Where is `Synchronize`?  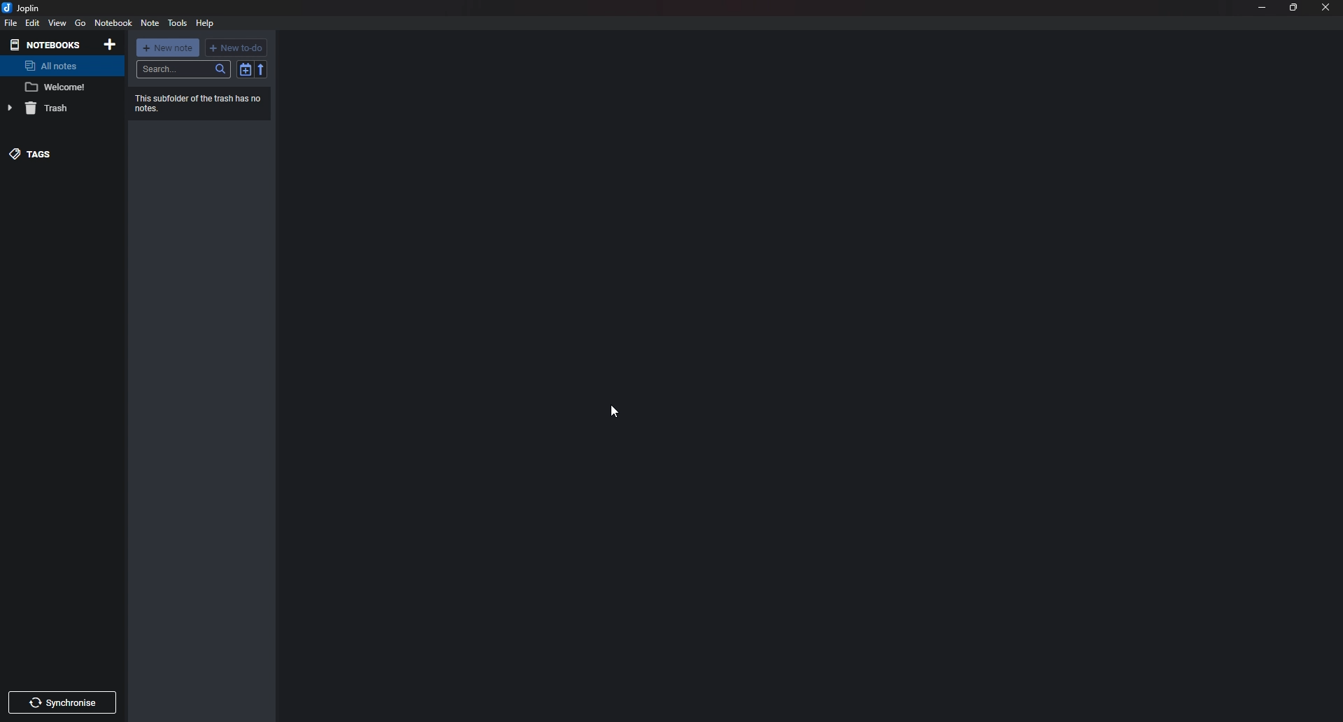 Synchronize is located at coordinates (64, 704).